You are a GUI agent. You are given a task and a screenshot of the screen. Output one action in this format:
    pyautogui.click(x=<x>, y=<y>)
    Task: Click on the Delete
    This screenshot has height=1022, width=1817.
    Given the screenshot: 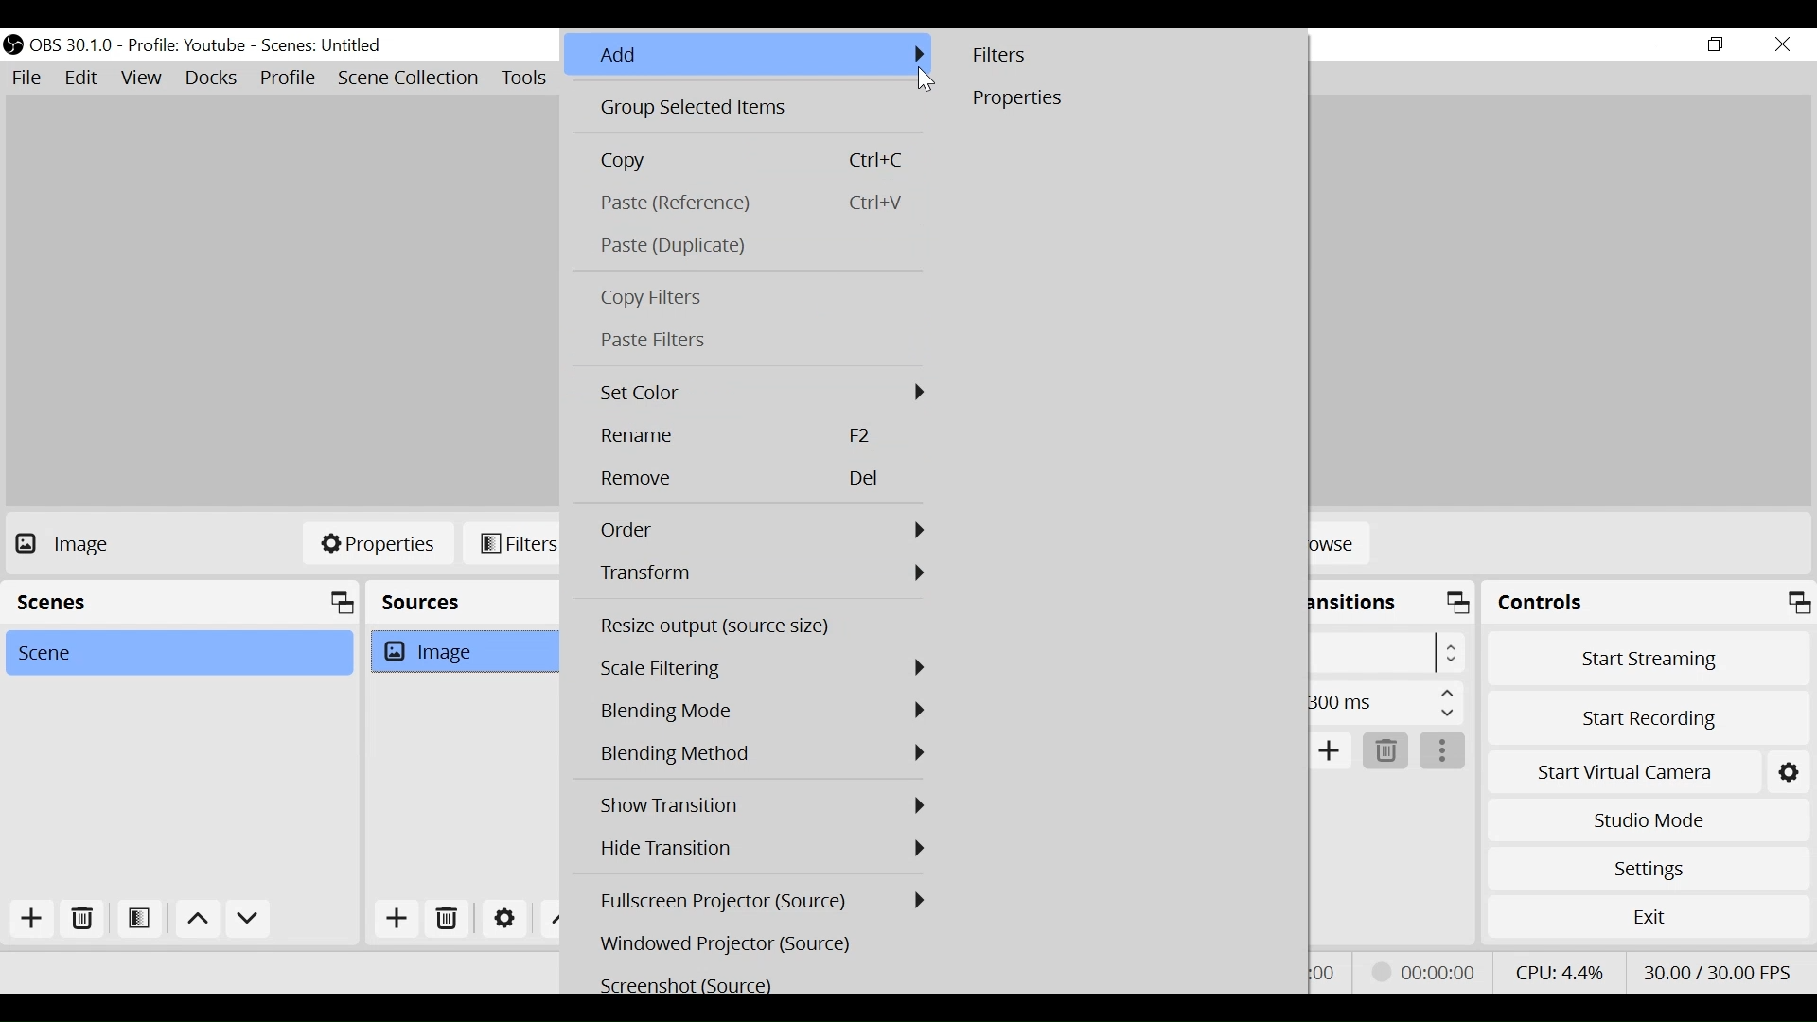 What is the action you would take?
    pyautogui.click(x=1385, y=751)
    